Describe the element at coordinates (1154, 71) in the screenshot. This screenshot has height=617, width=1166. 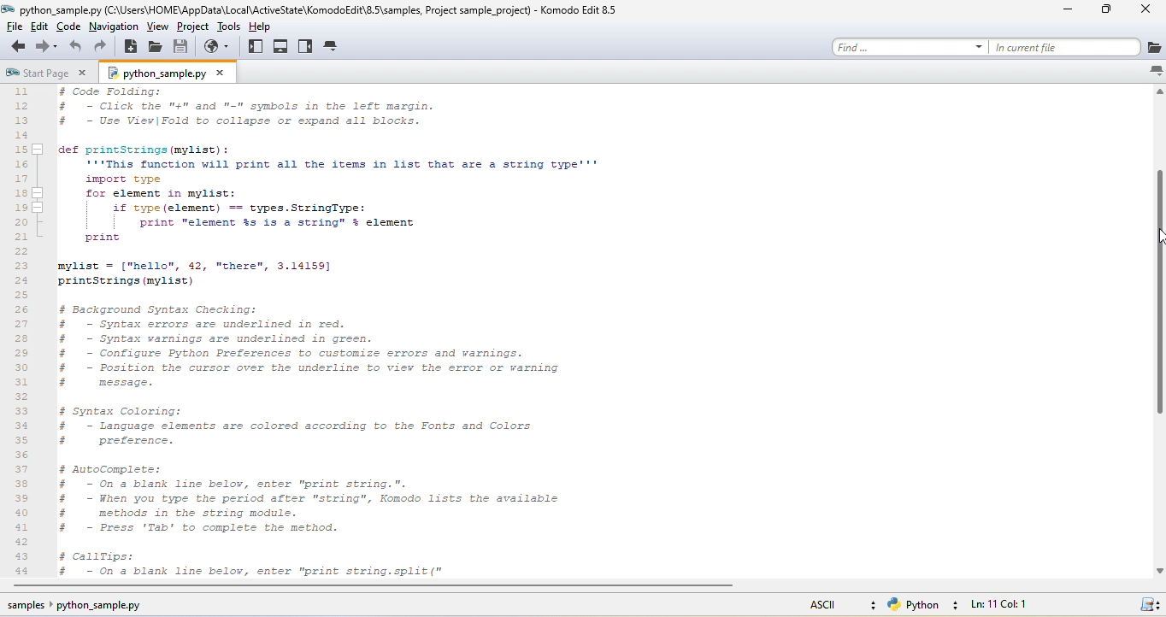
I see `list all tabs` at that location.